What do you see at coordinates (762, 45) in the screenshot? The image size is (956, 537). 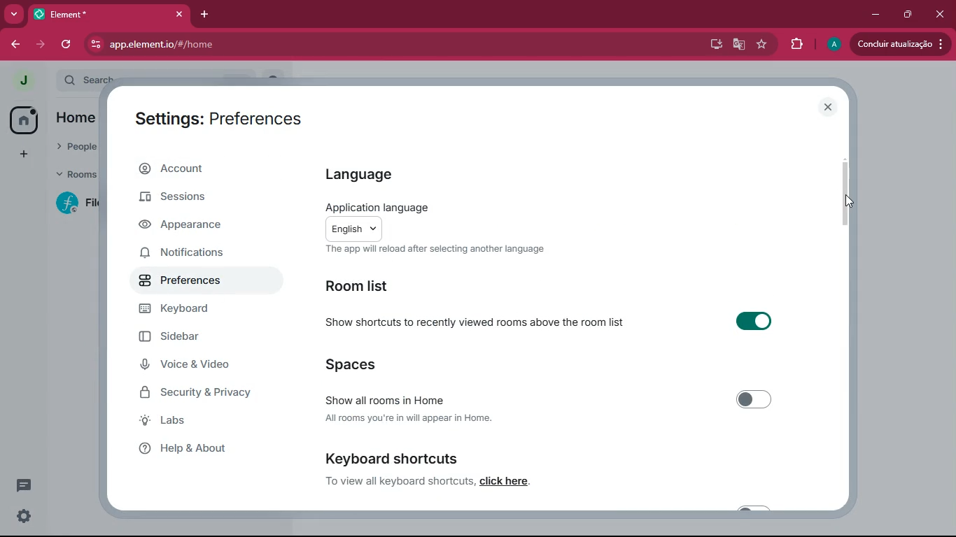 I see `favourite` at bounding box center [762, 45].